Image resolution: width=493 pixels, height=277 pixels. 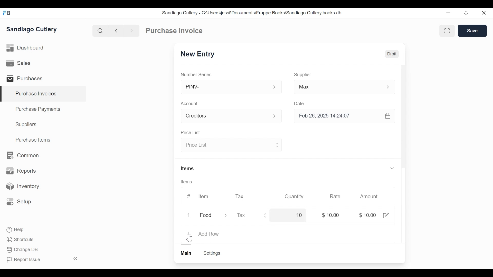 What do you see at coordinates (266, 216) in the screenshot?
I see `Expand` at bounding box center [266, 216].